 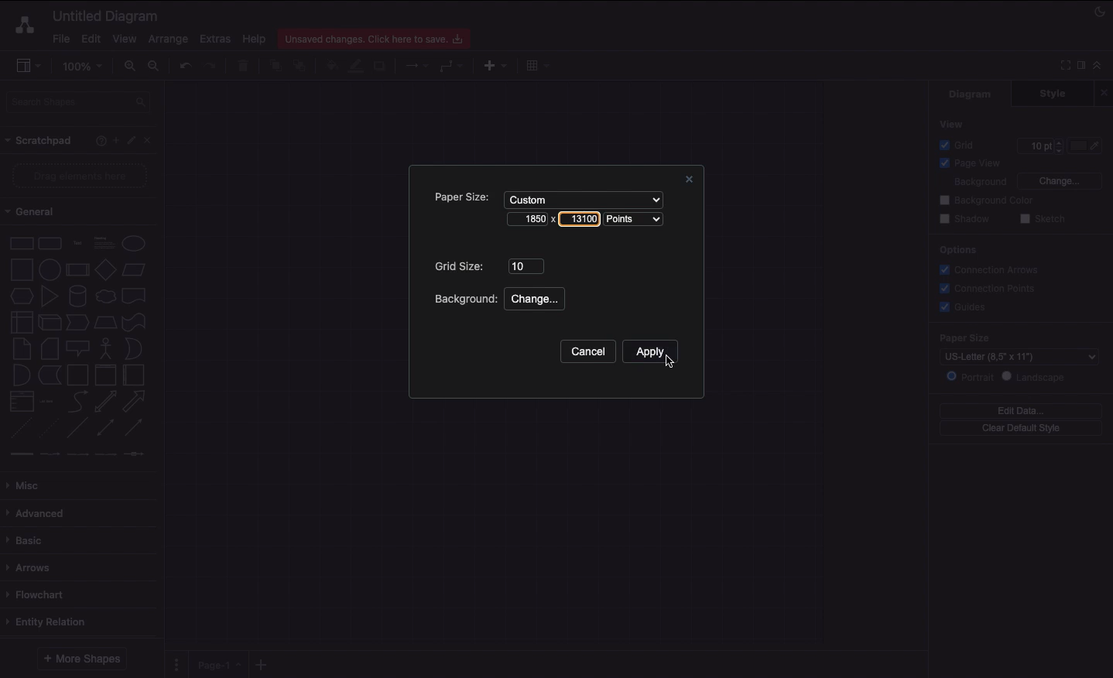 I want to click on Cursor, so click(x=666, y=361).